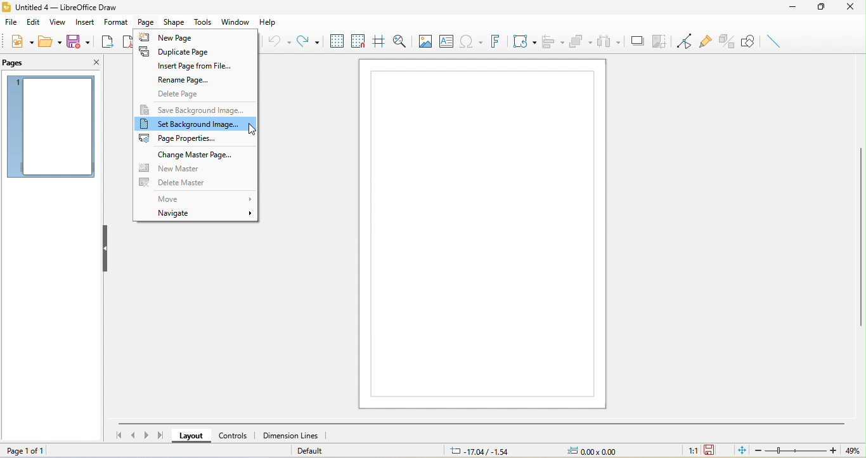 The image size is (866, 458). What do you see at coordinates (483, 450) in the screenshot?
I see `-17.04/-1.54` at bounding box center [483, 450].